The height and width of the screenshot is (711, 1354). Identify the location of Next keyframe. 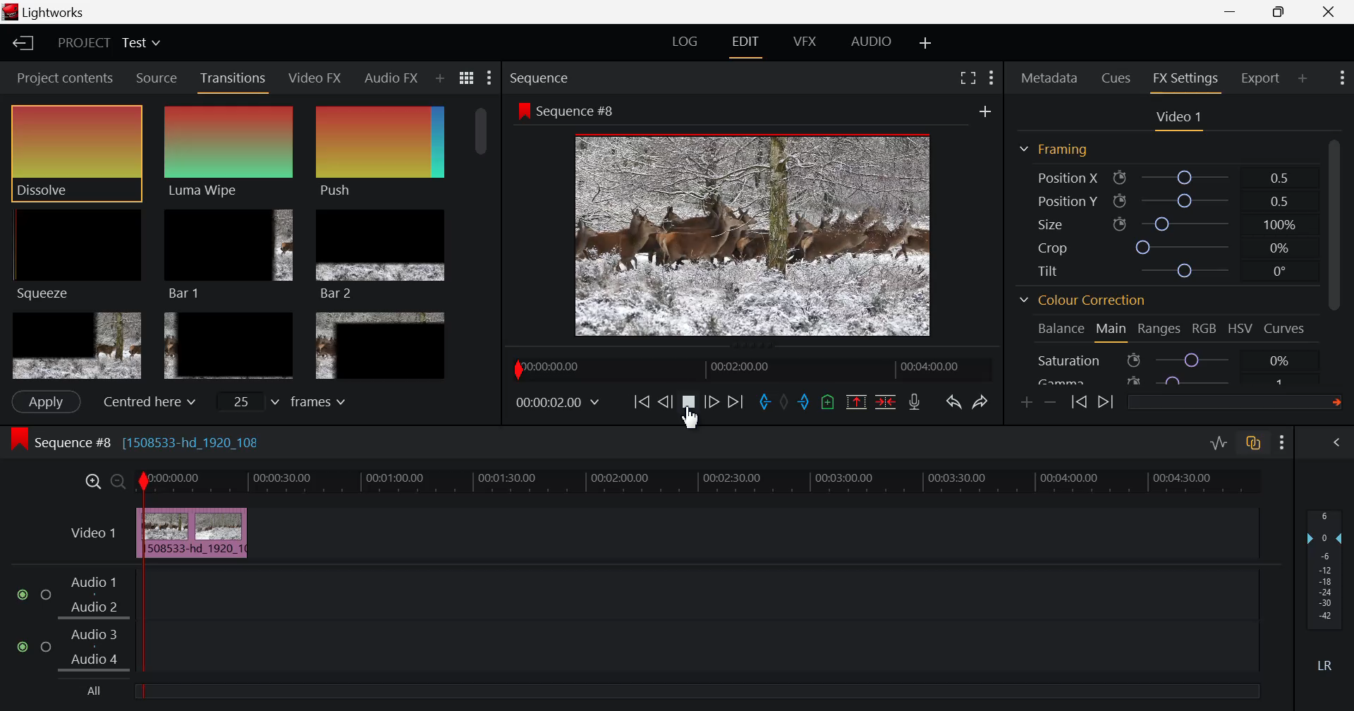
(1106, 403).